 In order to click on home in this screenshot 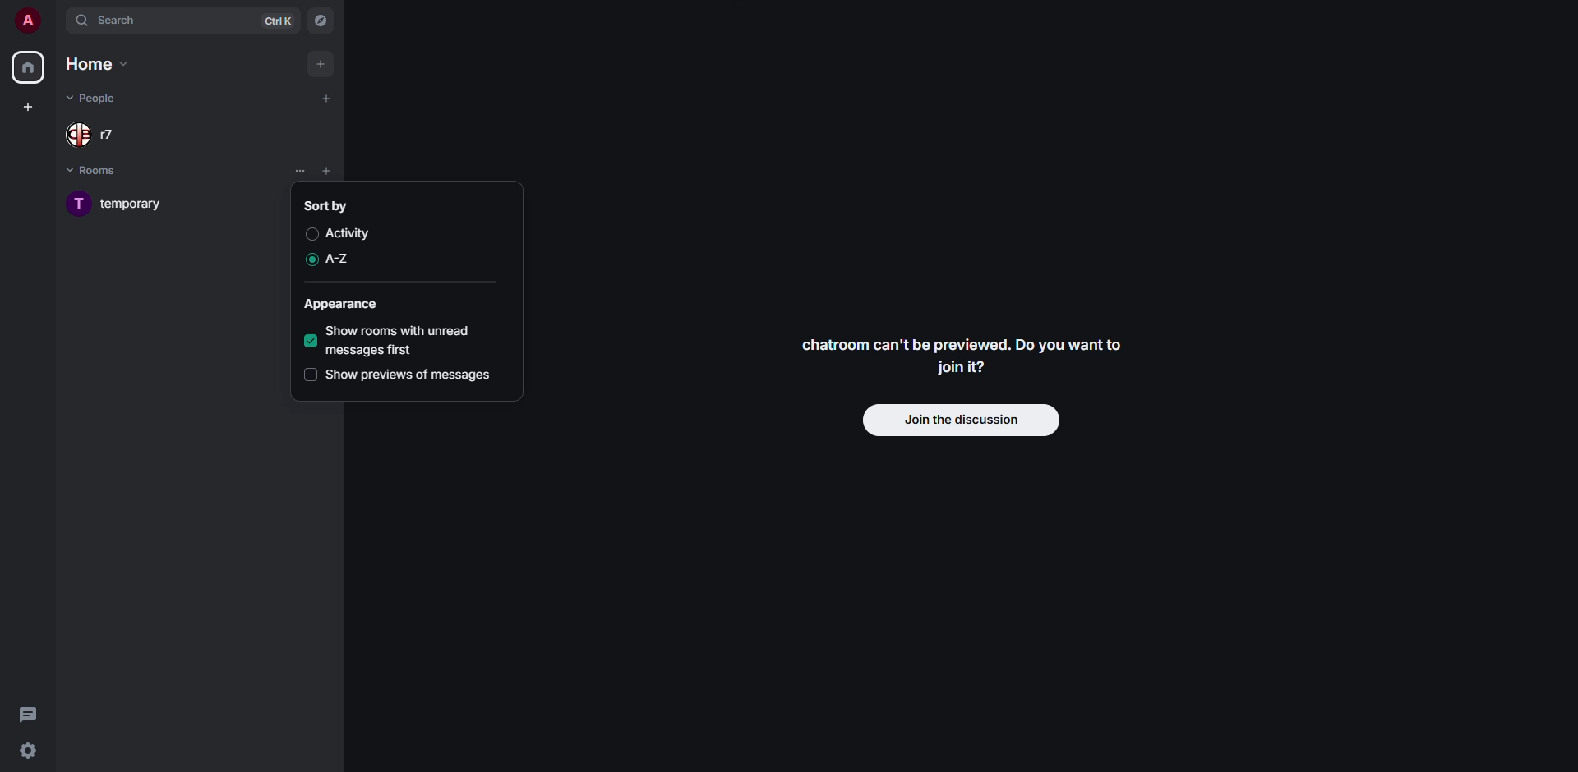, I will do `click(28, 68)`.